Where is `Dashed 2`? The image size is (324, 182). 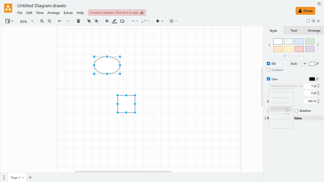 Dashed 2 is located at coordinates (281, 103).